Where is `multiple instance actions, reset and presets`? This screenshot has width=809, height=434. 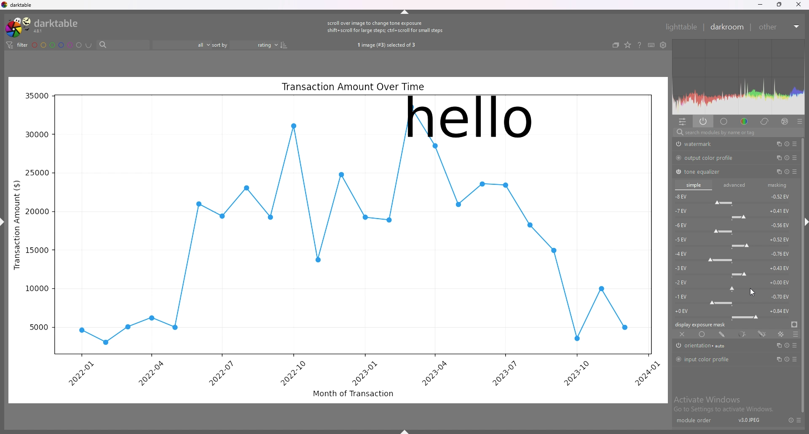 multiple instance actions, reset and presets is located at coordinates (786, 143).